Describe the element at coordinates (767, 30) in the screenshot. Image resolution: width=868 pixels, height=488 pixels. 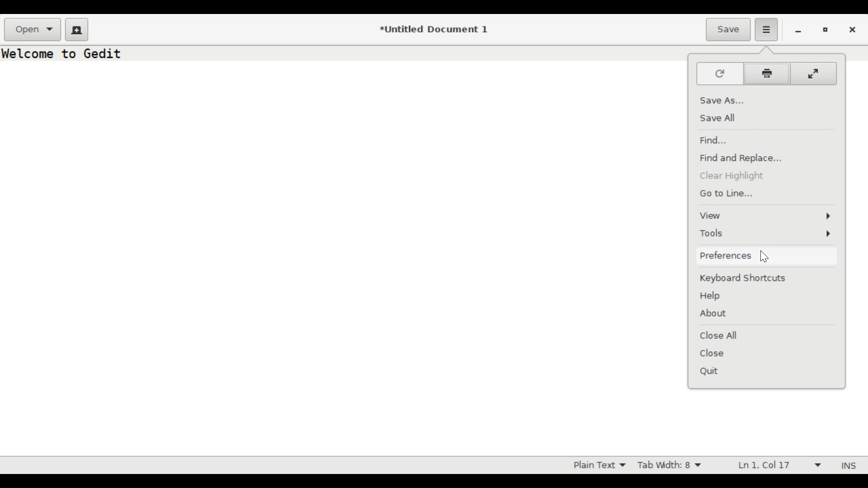
I see `Application menu` at that location.